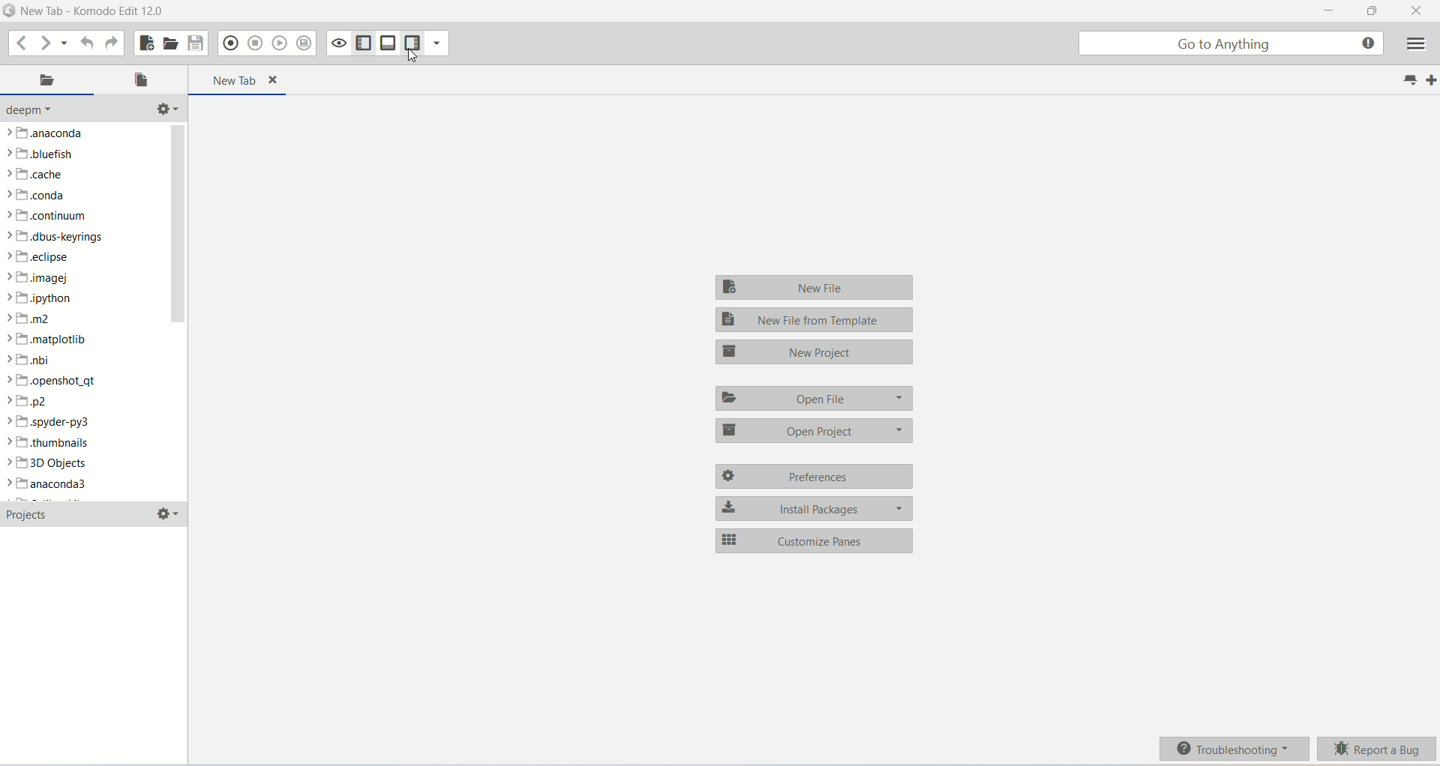 The image size is (1440, 766). What do you see at coordinates (362, 43) in the screenshot?
I see `show/hide left pane` at bounding box center [362, 43].